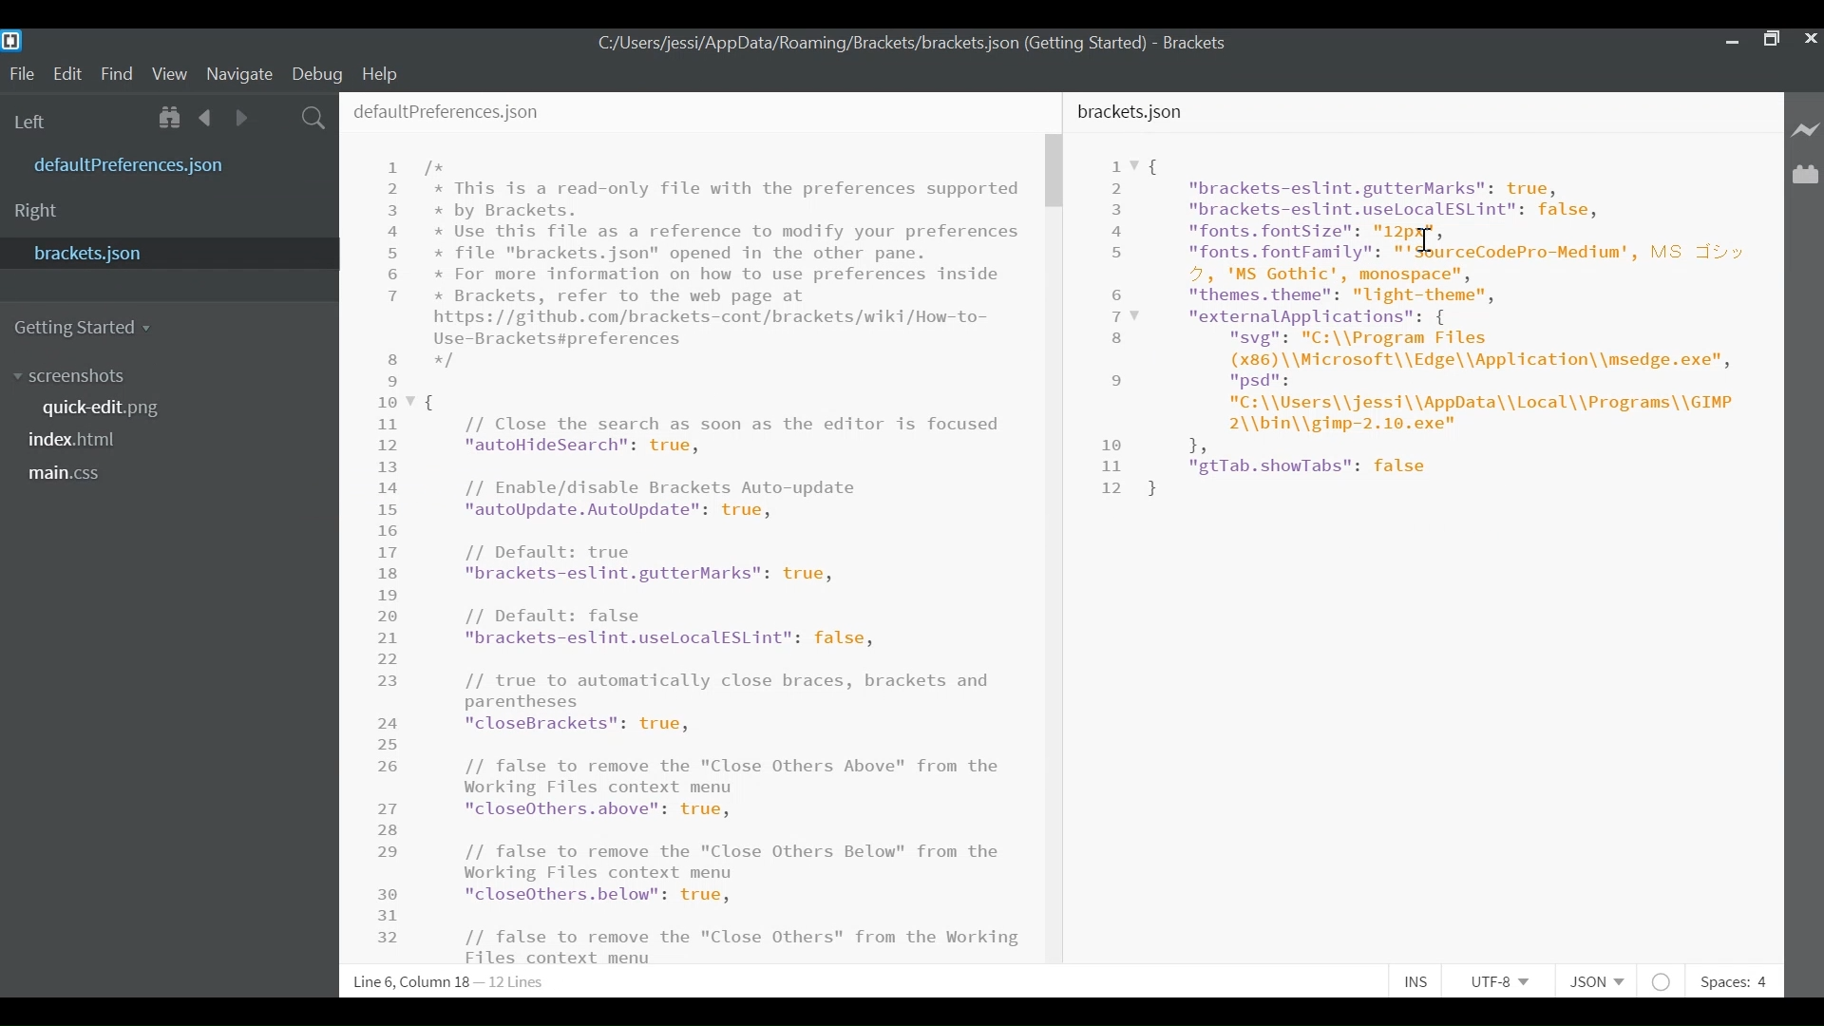 The width and height of the screenshot is (1824, 1026). What do you see at coordinates (73, 475) in the screenshot?
I see `main.css` at bounding box center [73, 475].